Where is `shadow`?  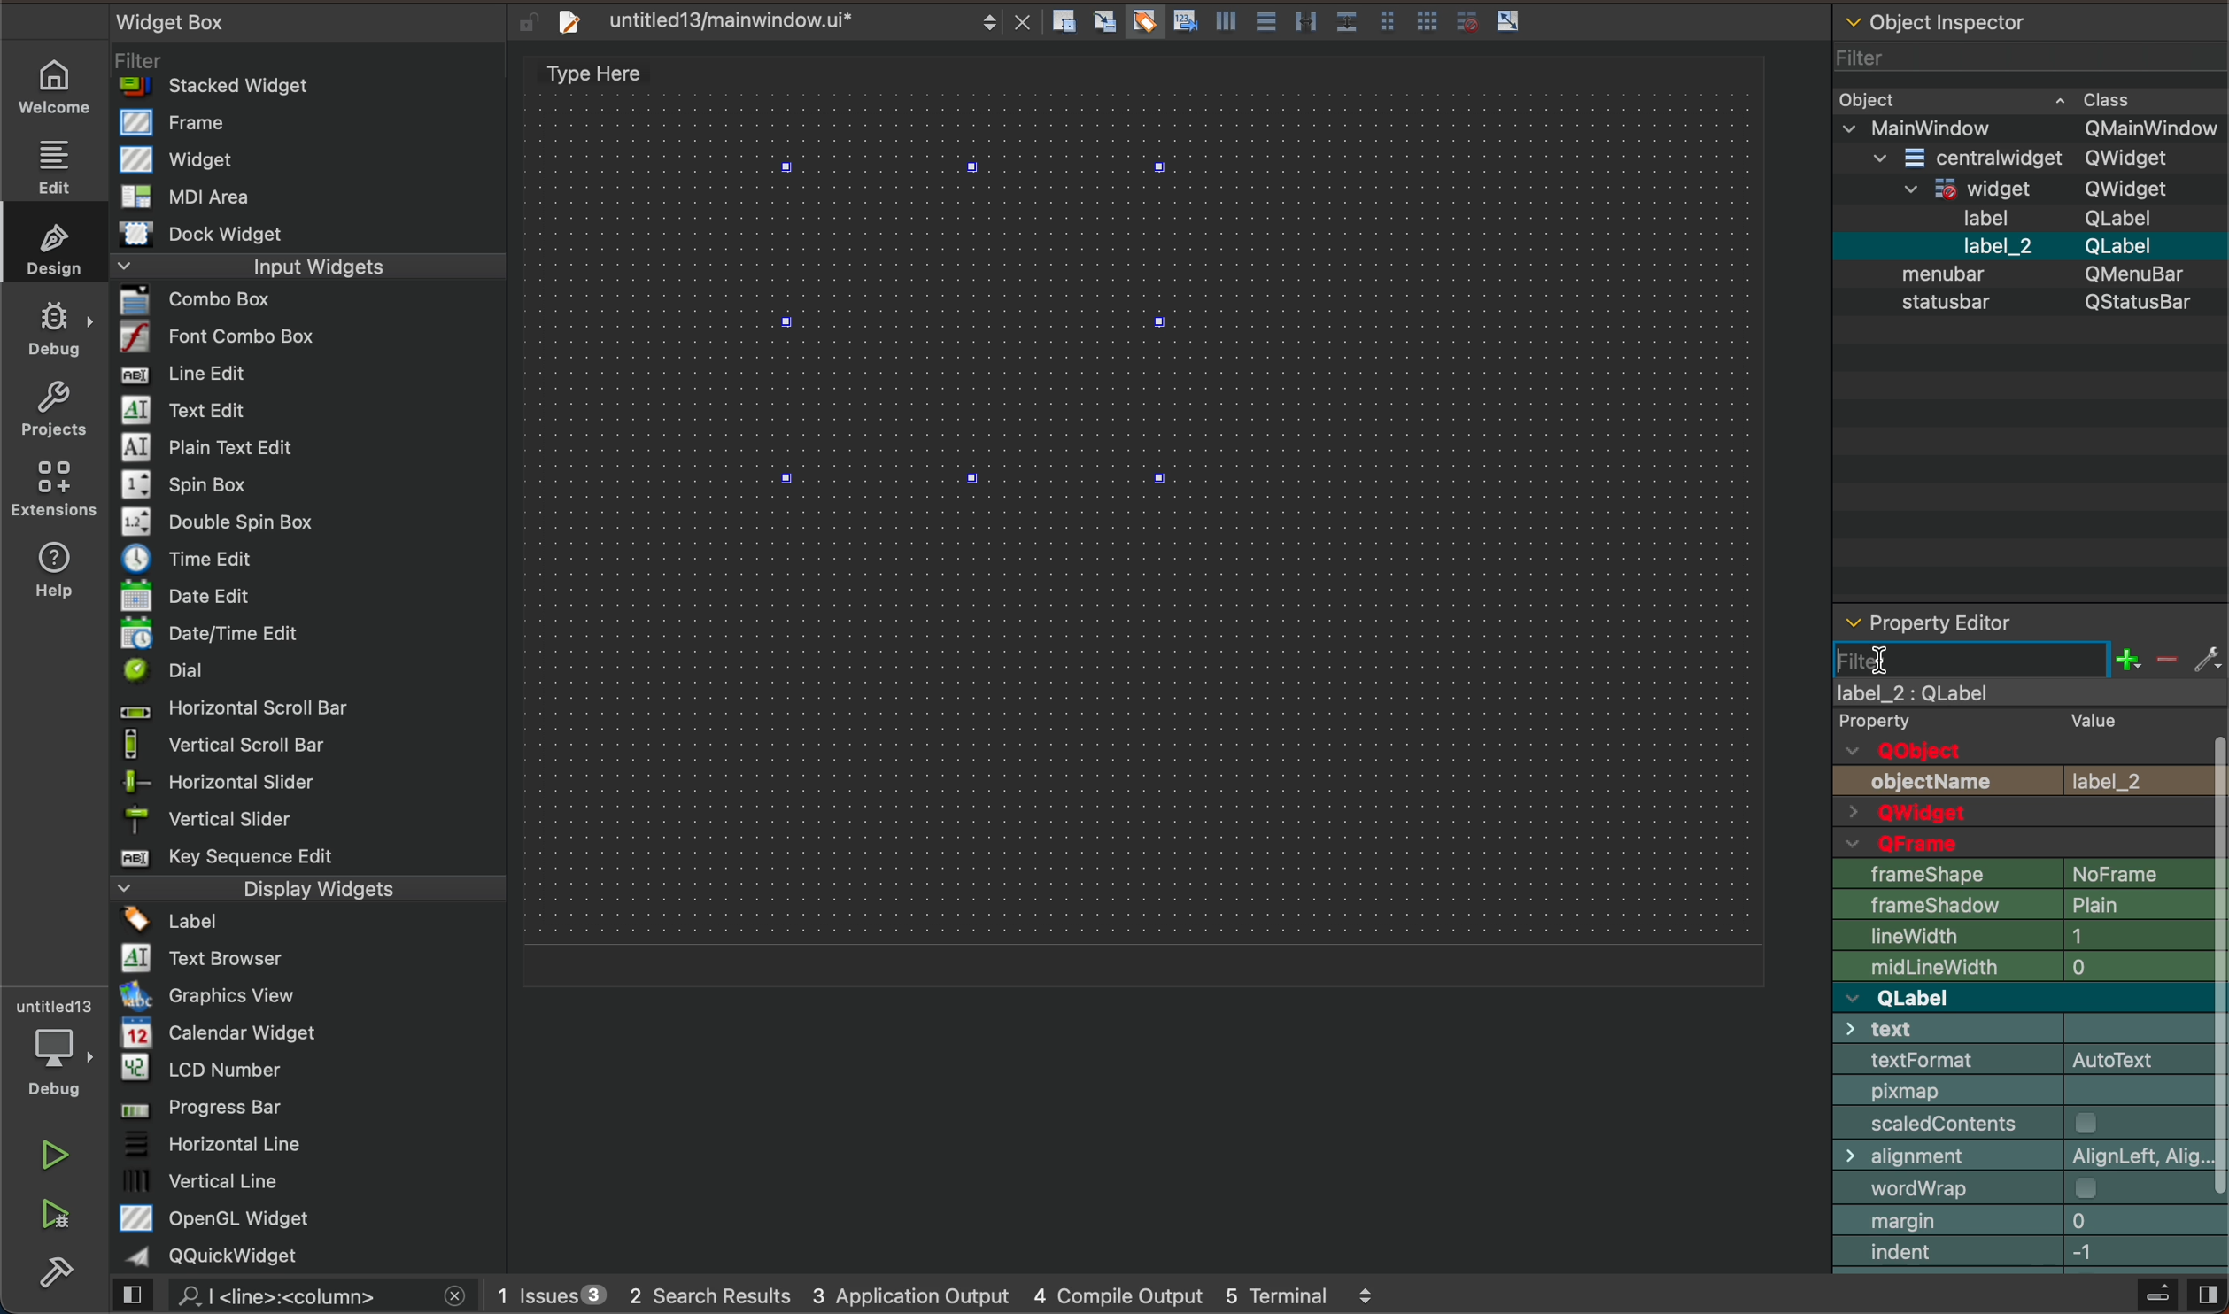
shadow is located at coordinates (2027, 908).